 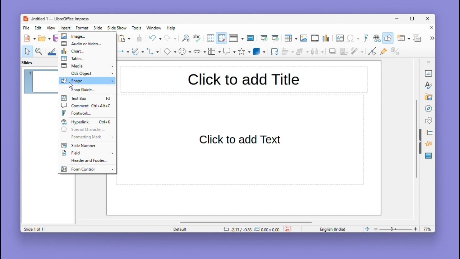 I want to click on Hyperlink for mat, so click(x=87, y=122).